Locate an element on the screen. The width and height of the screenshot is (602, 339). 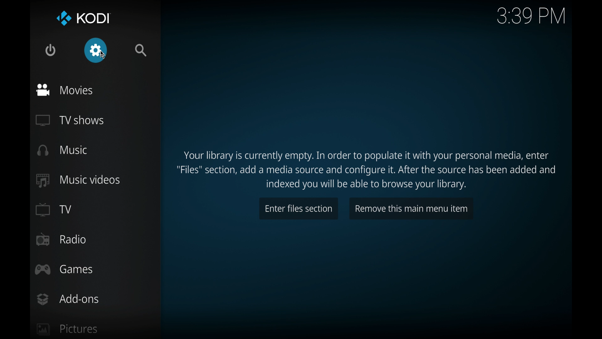
pictures is located at coordinates (66, 329).